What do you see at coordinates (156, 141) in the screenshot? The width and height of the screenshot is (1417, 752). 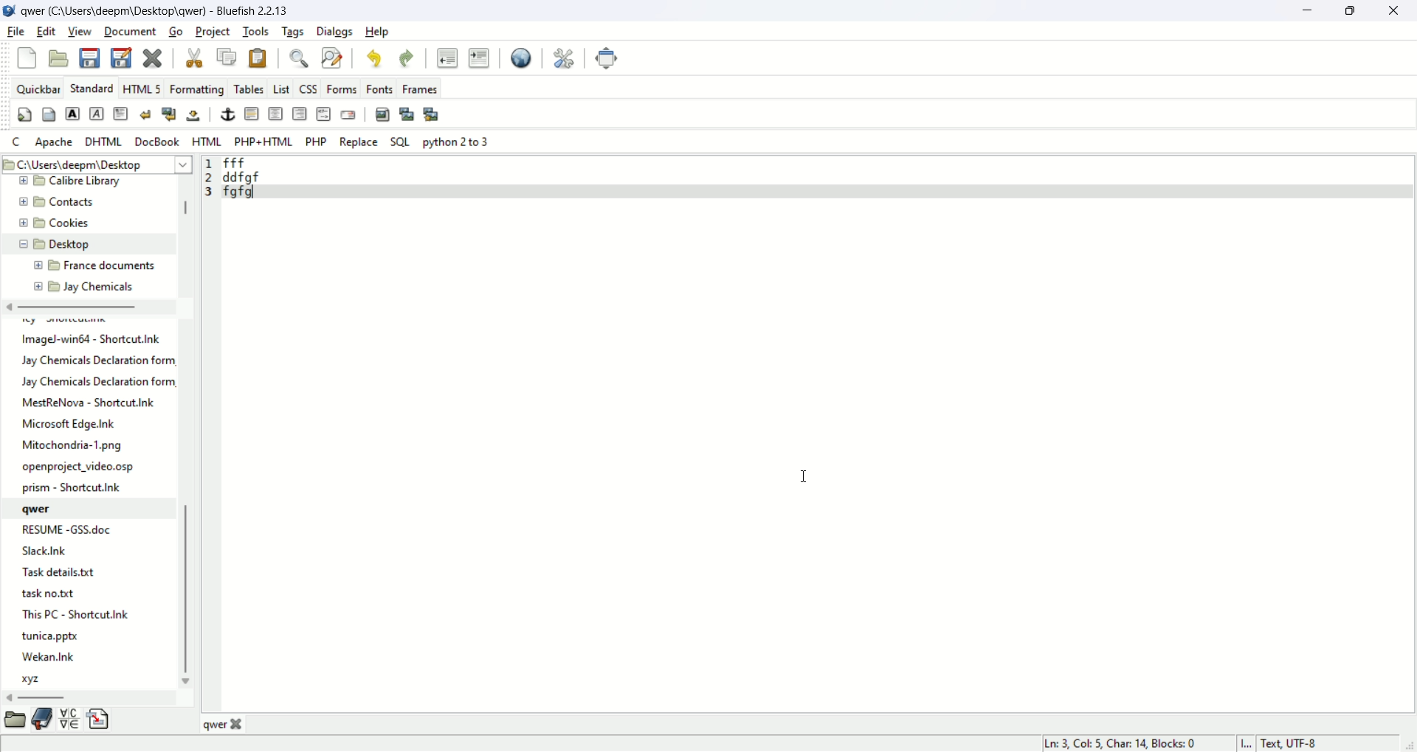 I see `Docbook` at bounding box center [156, 141].